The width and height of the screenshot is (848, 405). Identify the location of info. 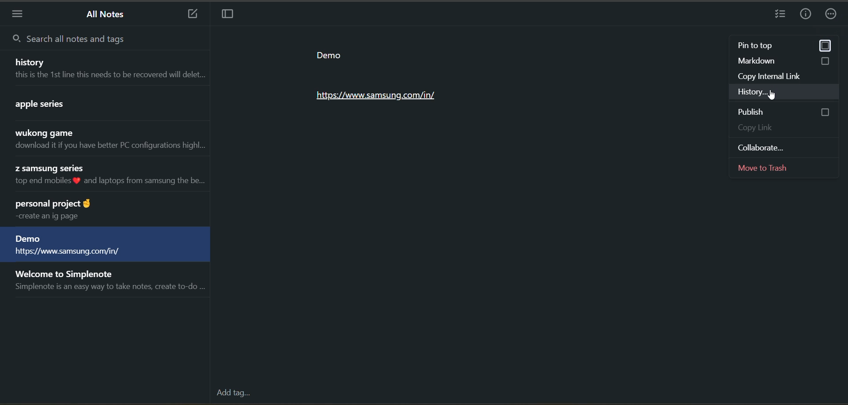
(807, 14).